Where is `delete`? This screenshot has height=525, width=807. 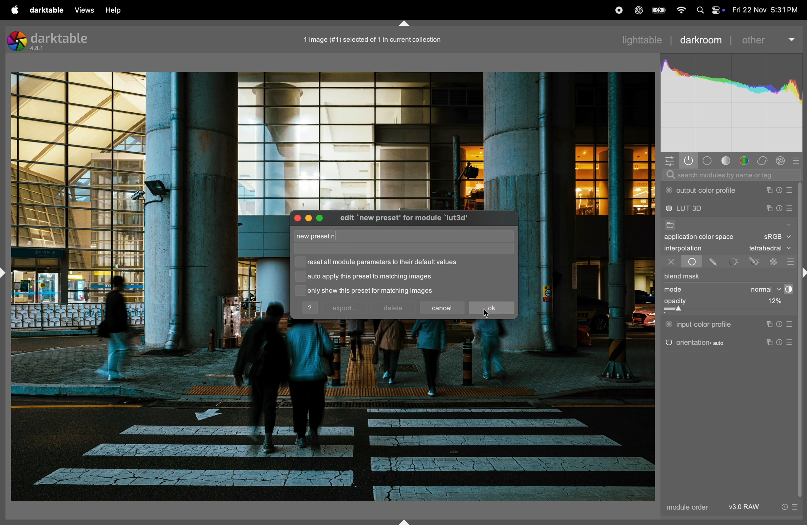
delete is located at coordinates (393, 308).